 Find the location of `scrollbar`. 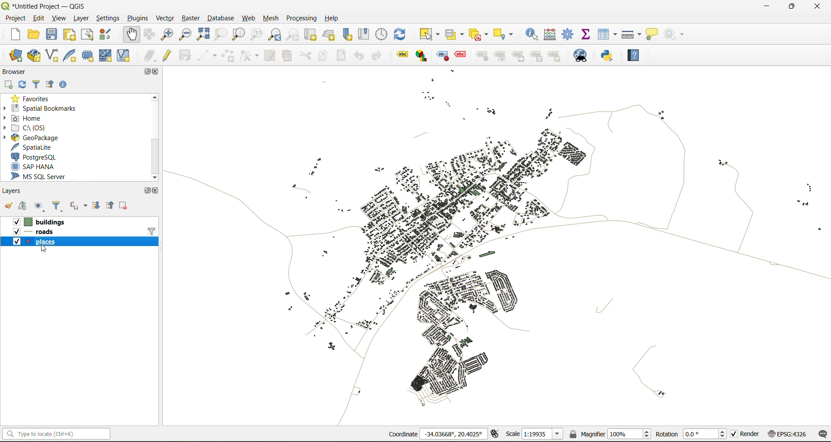

scrollbar is located at coordinates (155, 136).